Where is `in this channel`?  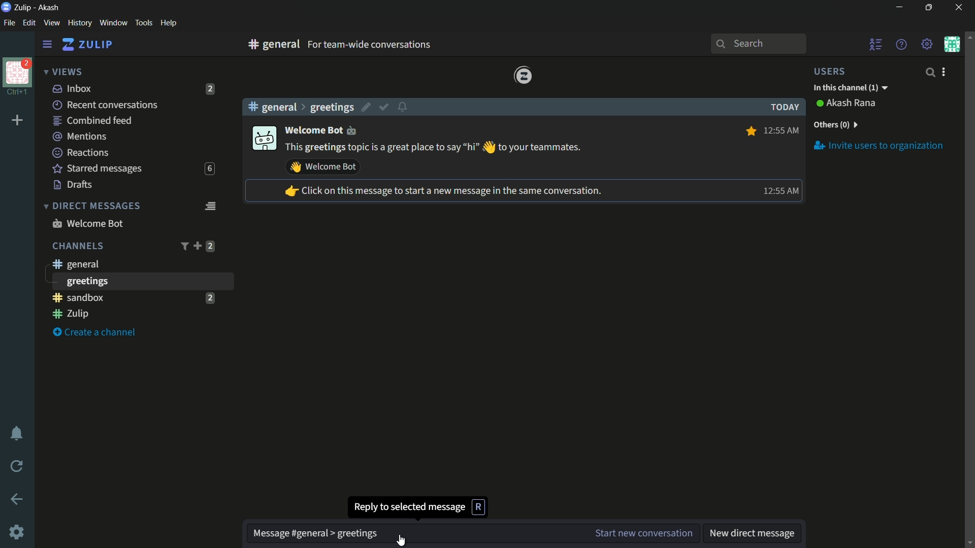
in this channel is located at coordinates (851, 88).